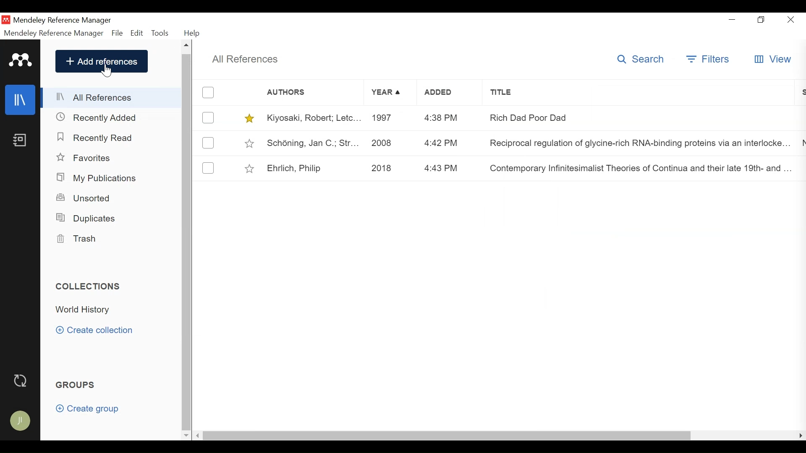 This screenshot has width=806, height=453. I want to click on Scroll Right, so click(801, 436).